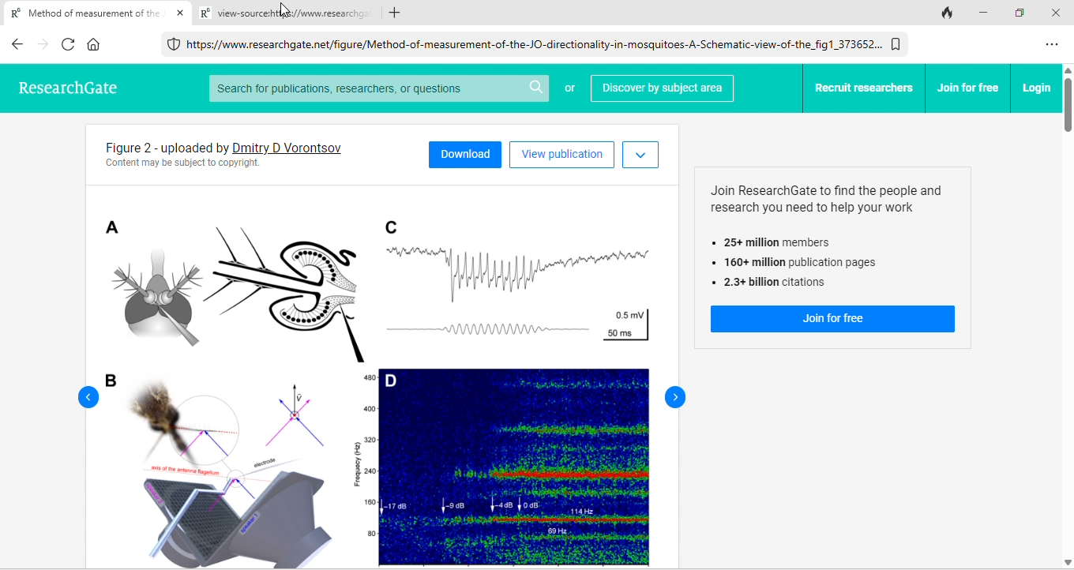  Describe the element at coordinates (1018, 11) in the screenshot. I see `maximize` at that location.